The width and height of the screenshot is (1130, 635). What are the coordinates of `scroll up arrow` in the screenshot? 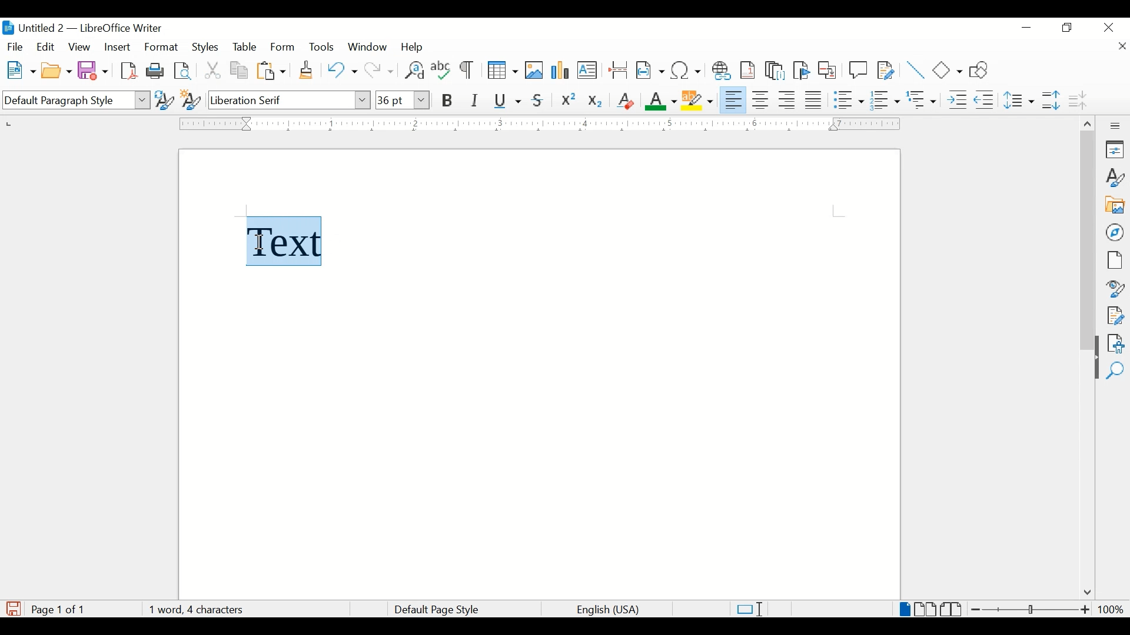 It's located at (1086, 122).